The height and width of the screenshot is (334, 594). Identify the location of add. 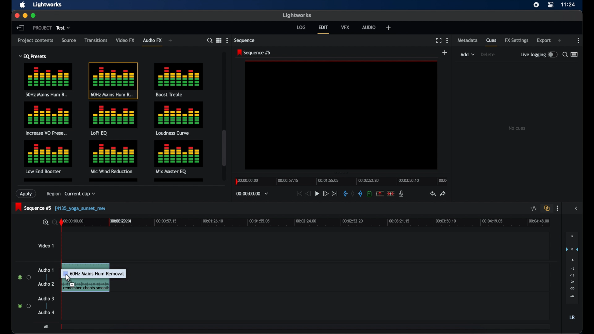
(445, 52).